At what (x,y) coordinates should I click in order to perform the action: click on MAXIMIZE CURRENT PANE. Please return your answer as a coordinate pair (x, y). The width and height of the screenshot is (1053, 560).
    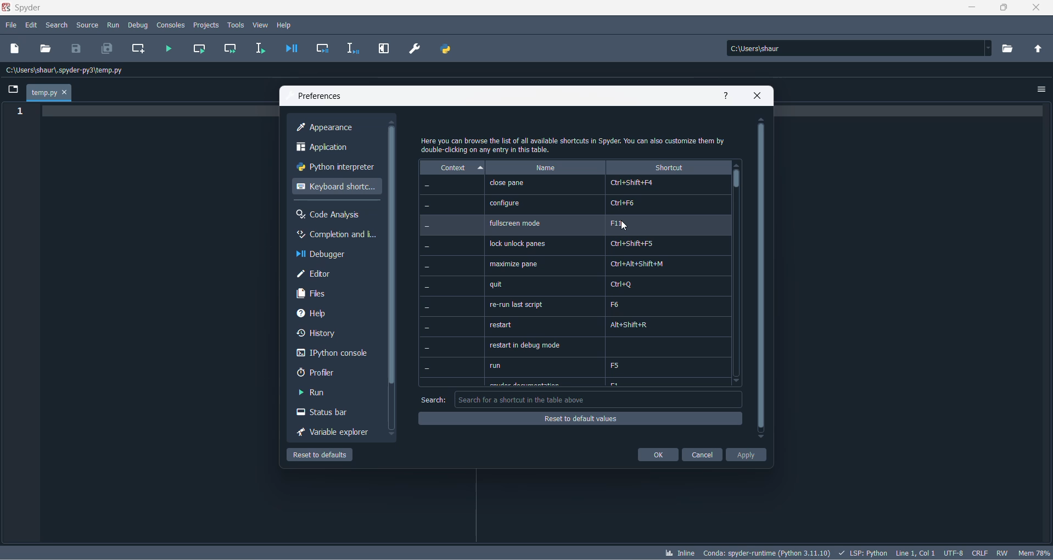
    Looking at the image, I should click on (383, 49).